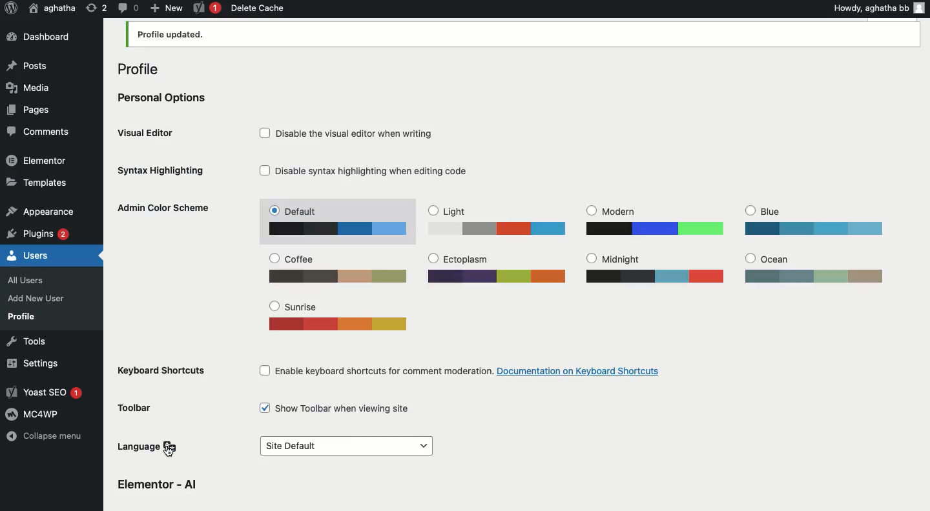 The height and width of the screenshot is (511, 930). I want to click on Logo, so click(10, 8).